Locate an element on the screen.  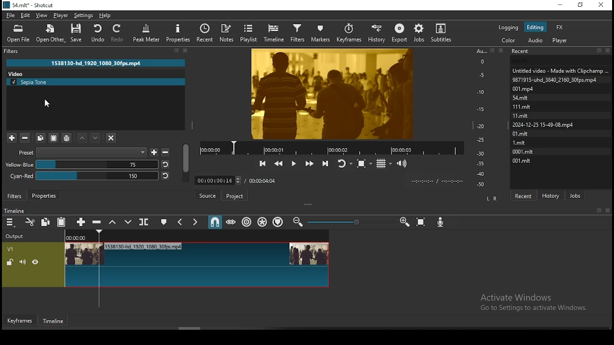
111.Mmit is located at coordinates (522, 106).